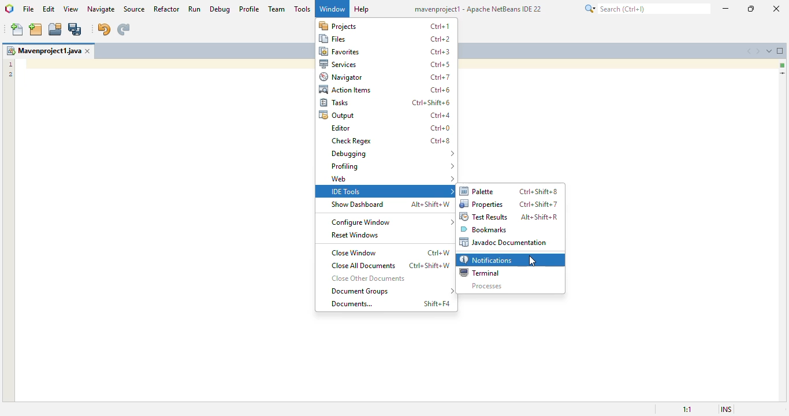 Image resolution: width=789 pixels, height=416 pixels. Describe the element at coordinates (340, 128) in the screenshot. I see `editor` at that location.